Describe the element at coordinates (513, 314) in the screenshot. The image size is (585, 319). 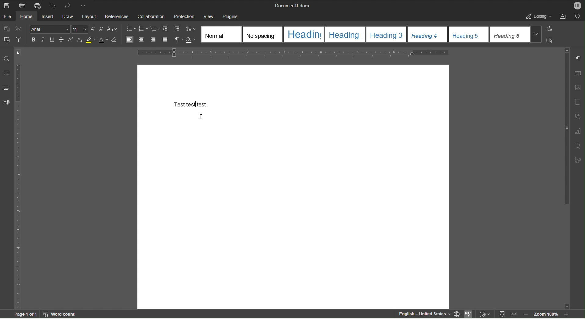
I see `Fit to Width` at that location.